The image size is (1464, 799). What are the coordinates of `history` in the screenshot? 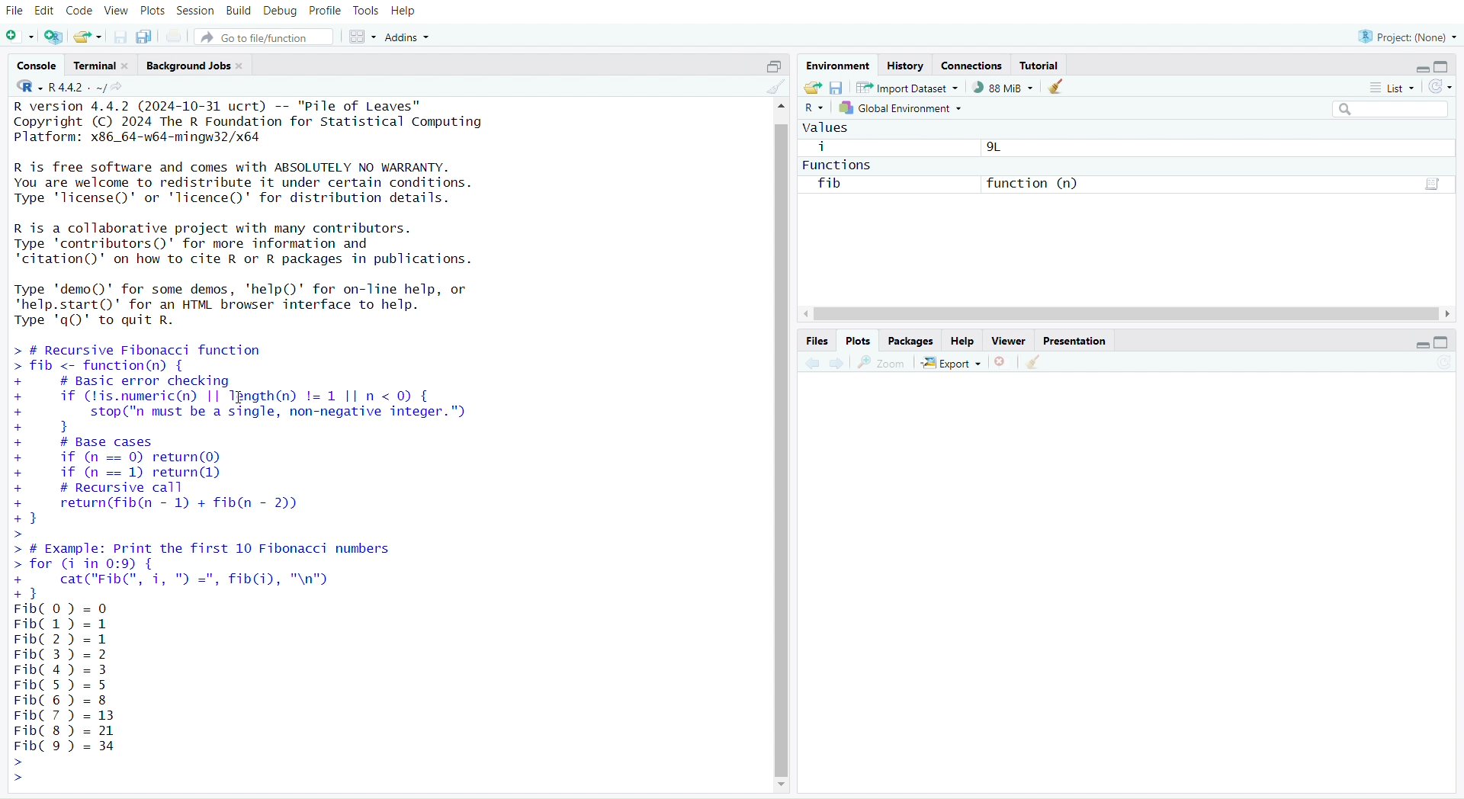 It's located at (904, 67).